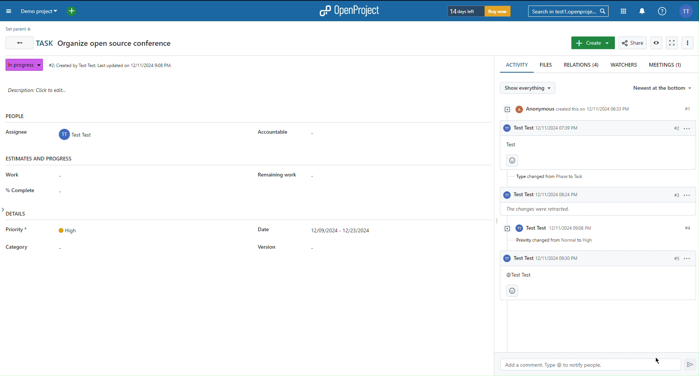 This screenshot has width=699, height=376. What do you see at coordinates (352, 11) in the screenshot?
I see `OpenProject` at bounding box center [352, 11].